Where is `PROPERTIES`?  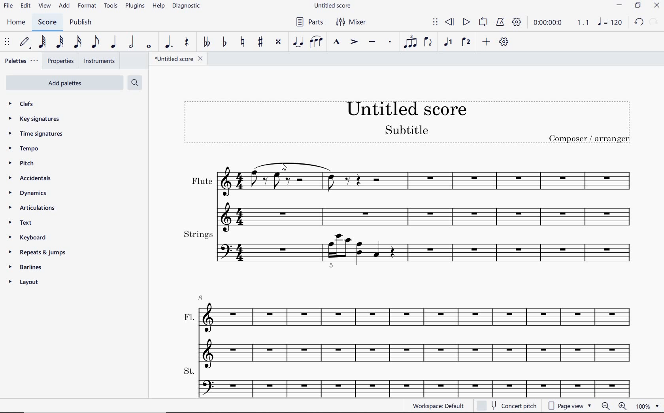
PROPERTIES is located at coordinates (62, 61).